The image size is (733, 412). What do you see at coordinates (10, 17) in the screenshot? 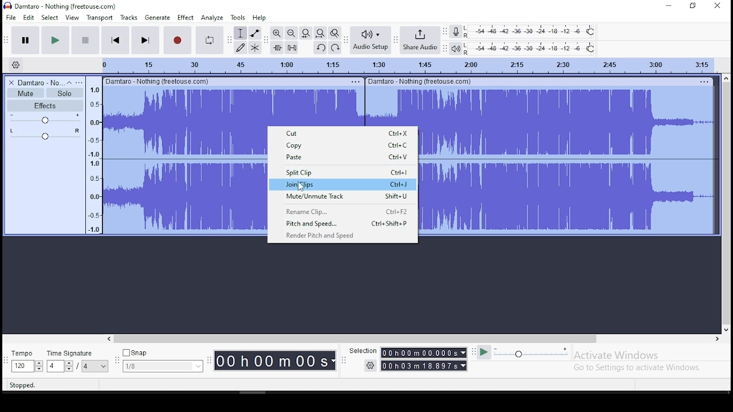
I see `file` at bounding box center [10, 17].